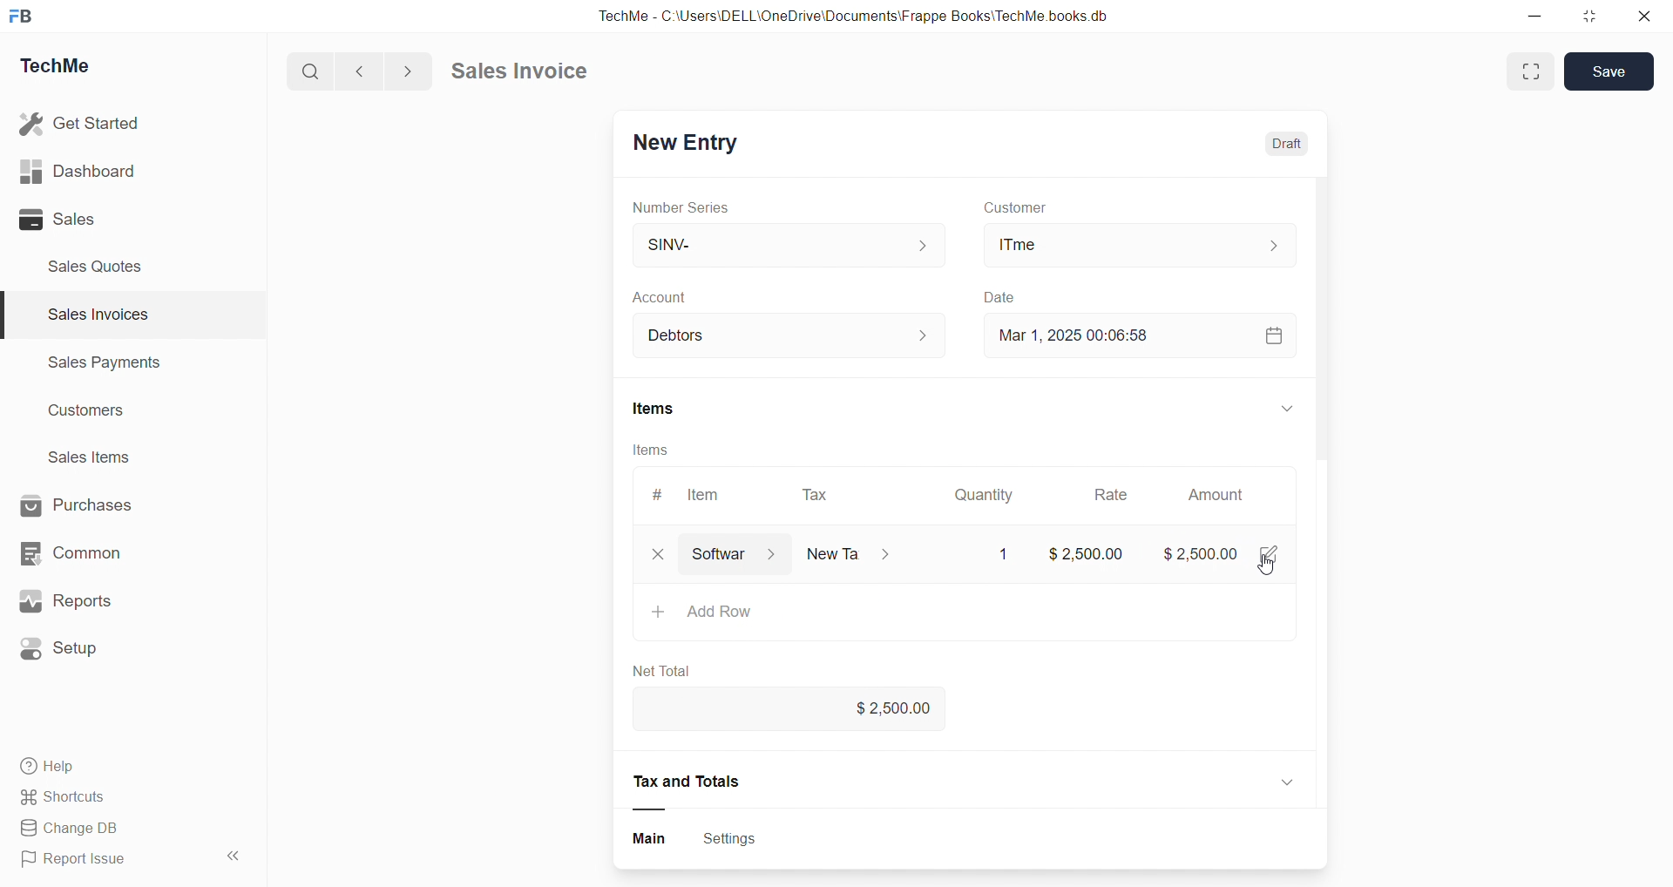 The height and width of the screenshot is (887, 1673). I want to click on Maximize, so click(1597, 15).